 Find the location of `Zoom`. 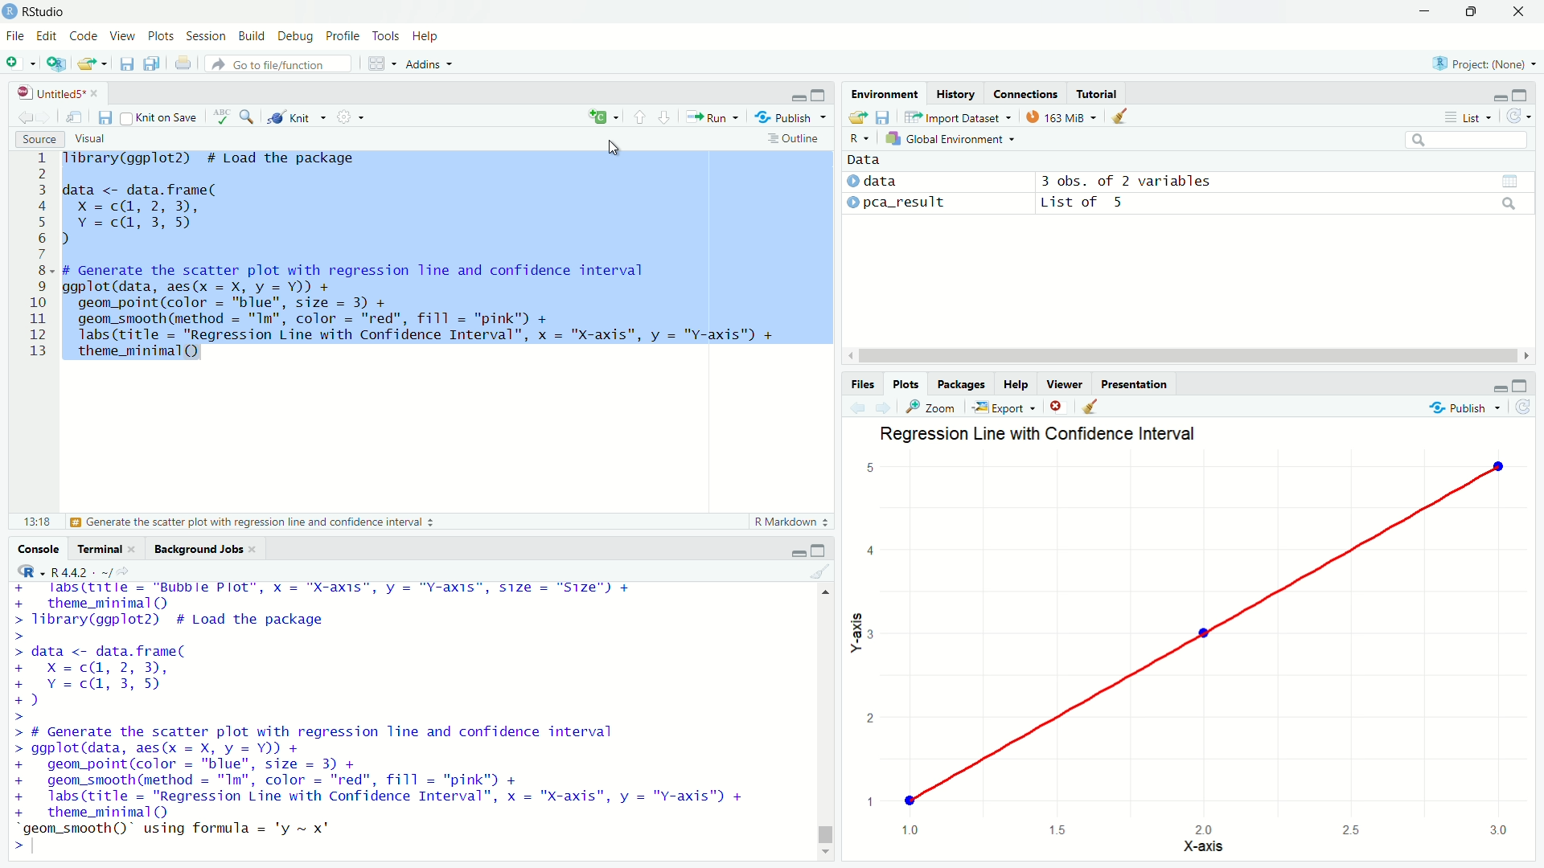

Zoom is located at coordinates (933, 407).